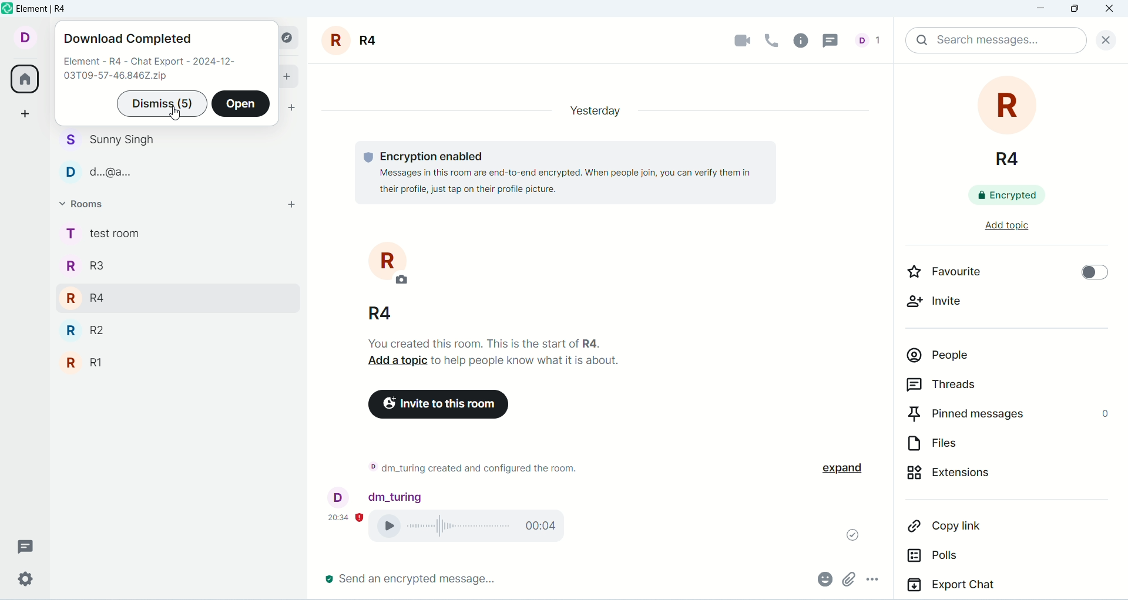 This screenshot has width=1128, height=600. I want to click on cursor, so click(177, 116).